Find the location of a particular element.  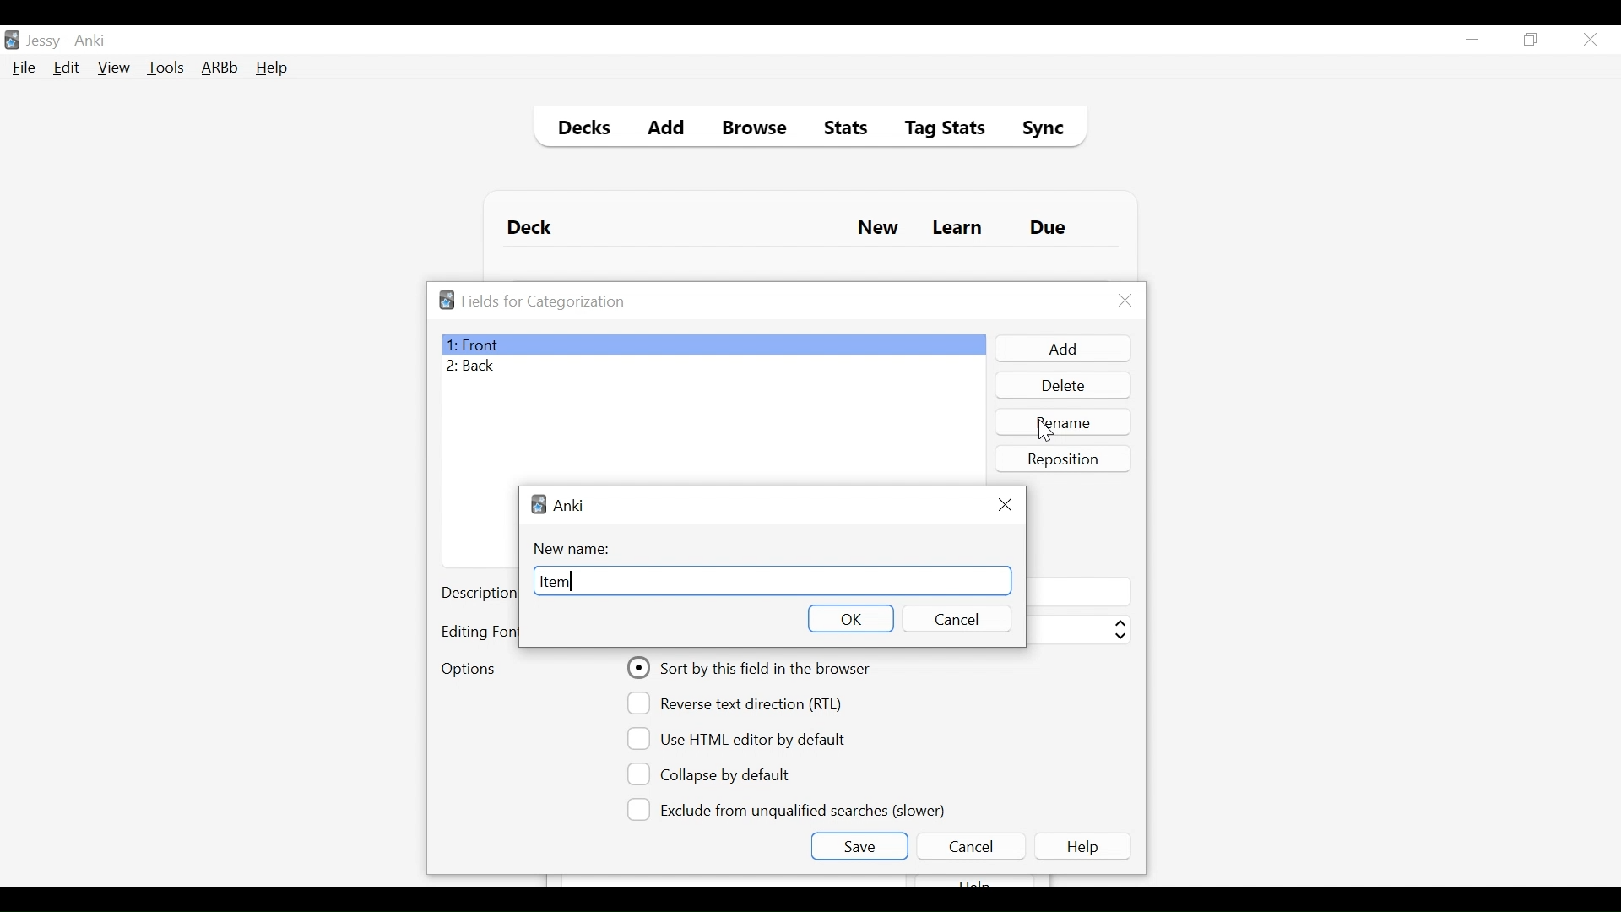

OK is located at coordinates (849, 618).